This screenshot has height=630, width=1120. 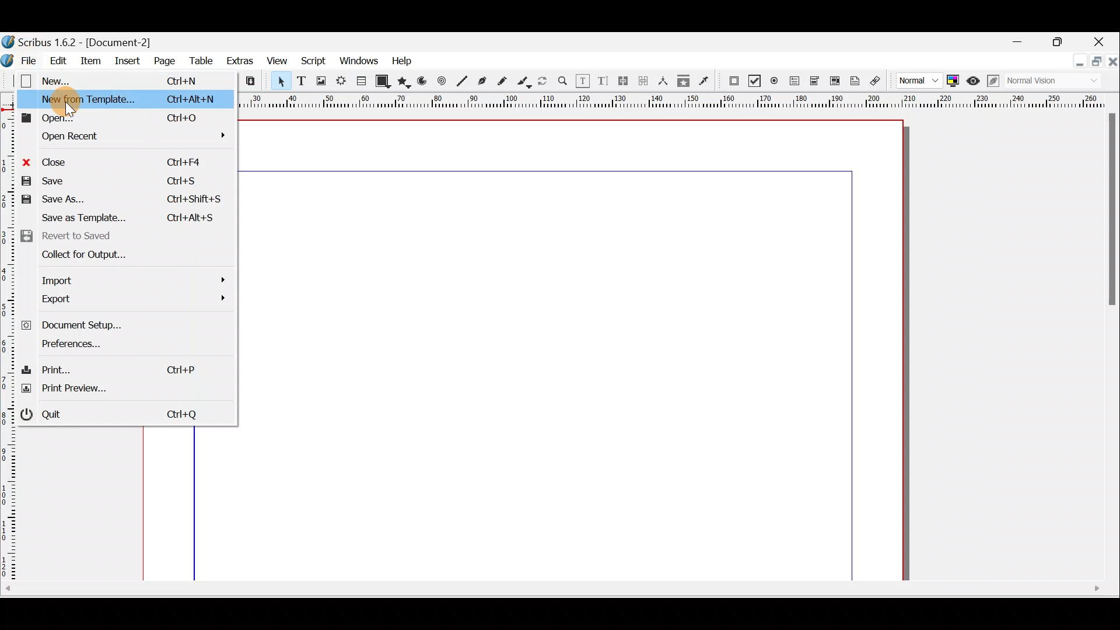 What do you see at coordinates (68, 109) in the screenshot?
I see `cursor` at bounding box center [68, 109].